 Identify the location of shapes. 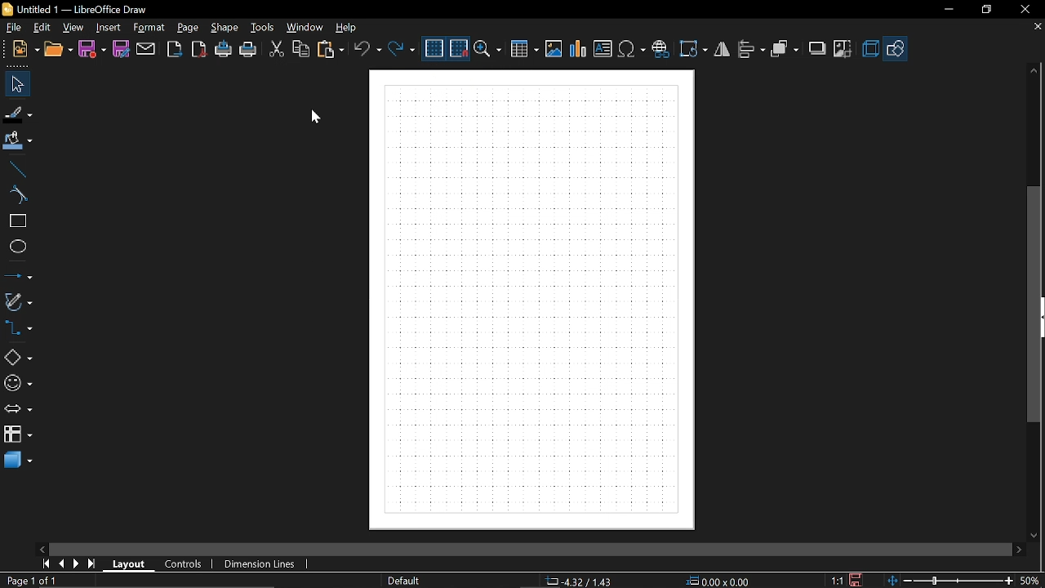
(16, 359).